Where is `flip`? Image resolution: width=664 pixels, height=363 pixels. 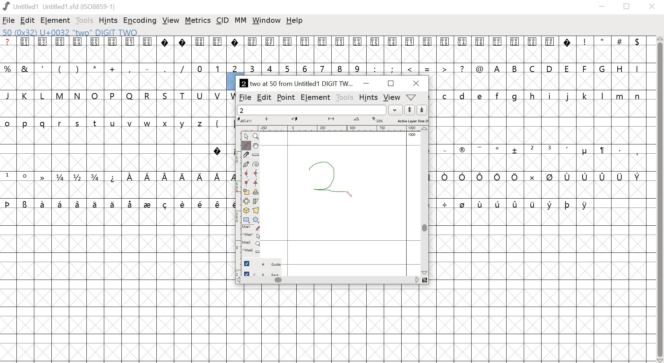
flip is located at coordinates (247, 201).